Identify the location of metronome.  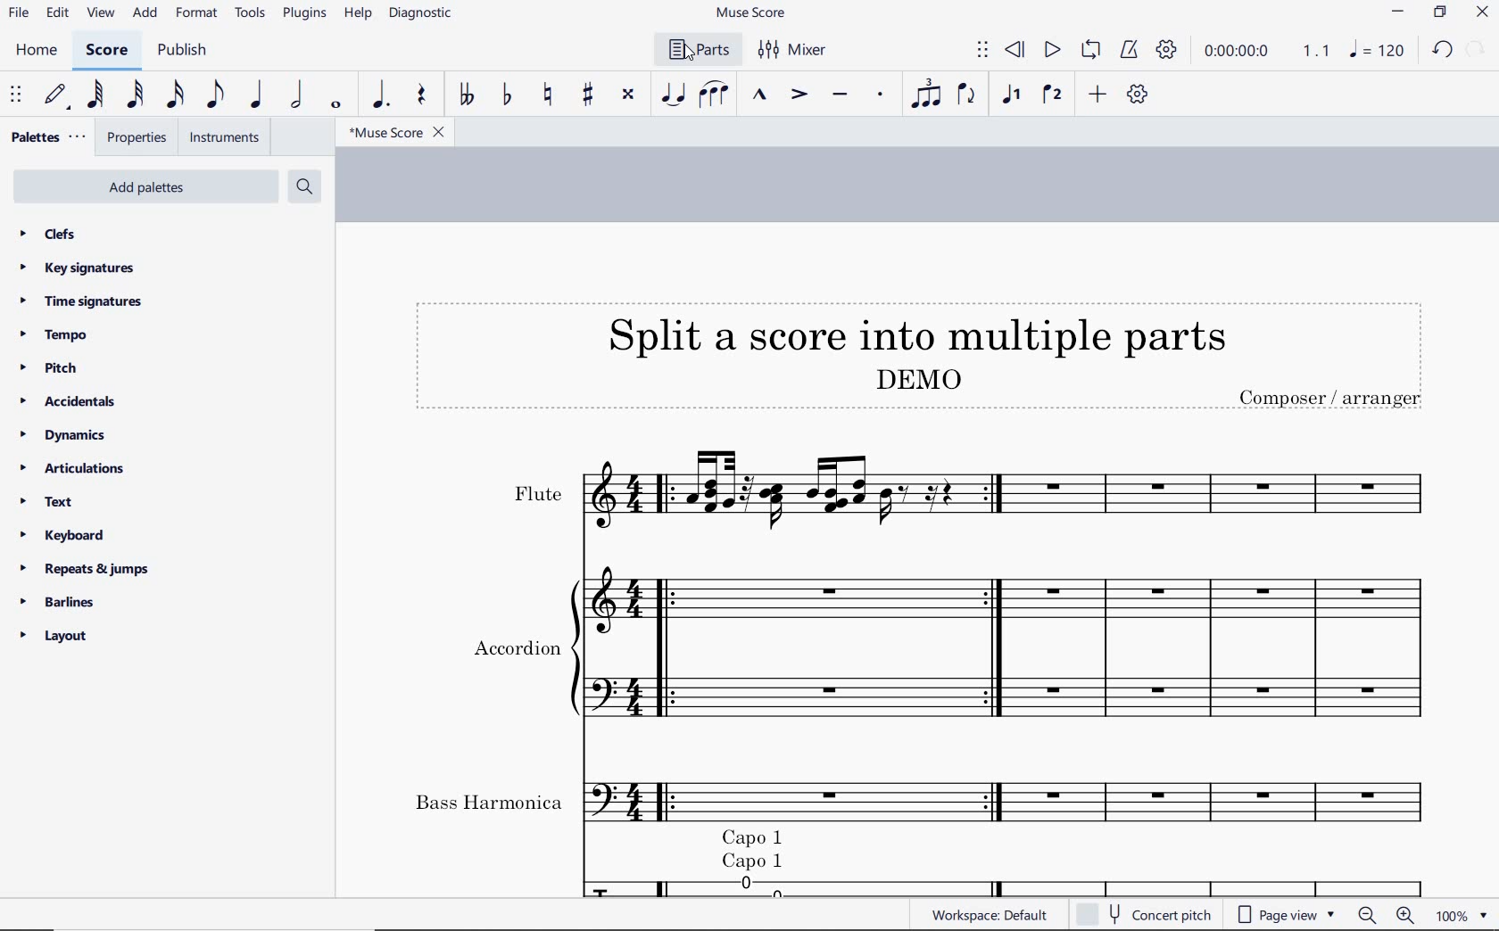
(1129, 51).